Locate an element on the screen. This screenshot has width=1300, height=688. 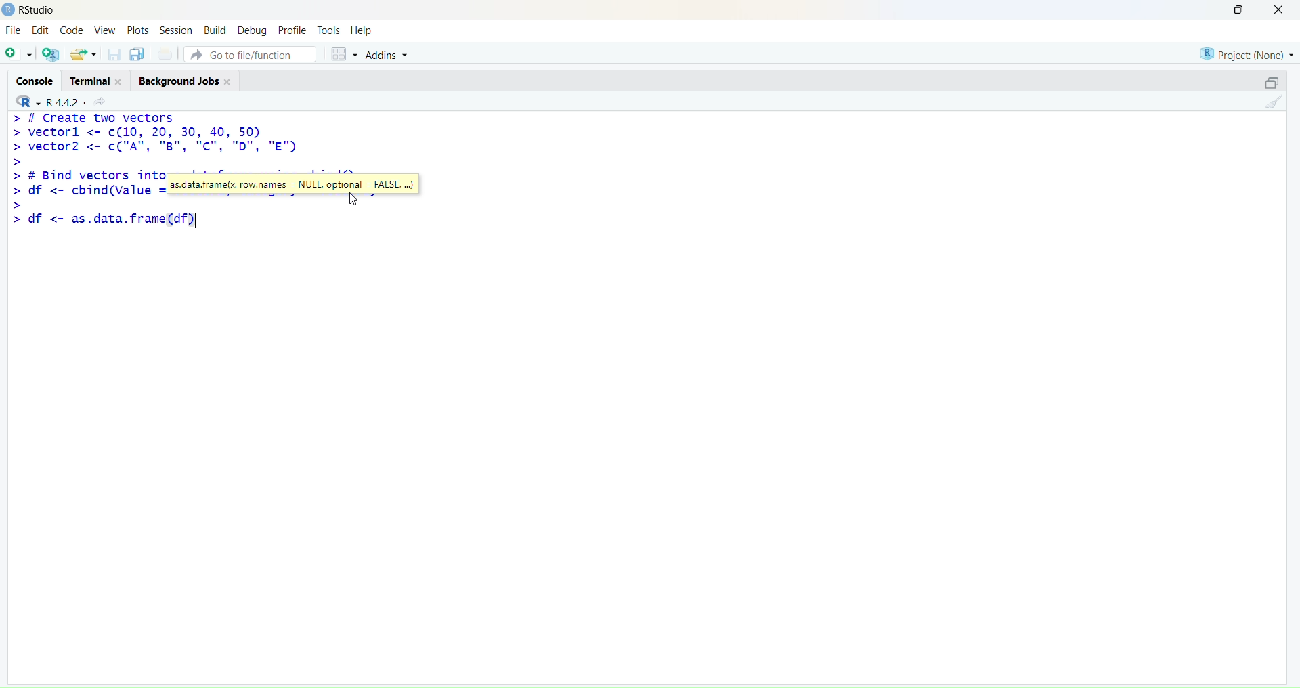
df <- as.data.frame(df) is located at coordinates (103, 219).